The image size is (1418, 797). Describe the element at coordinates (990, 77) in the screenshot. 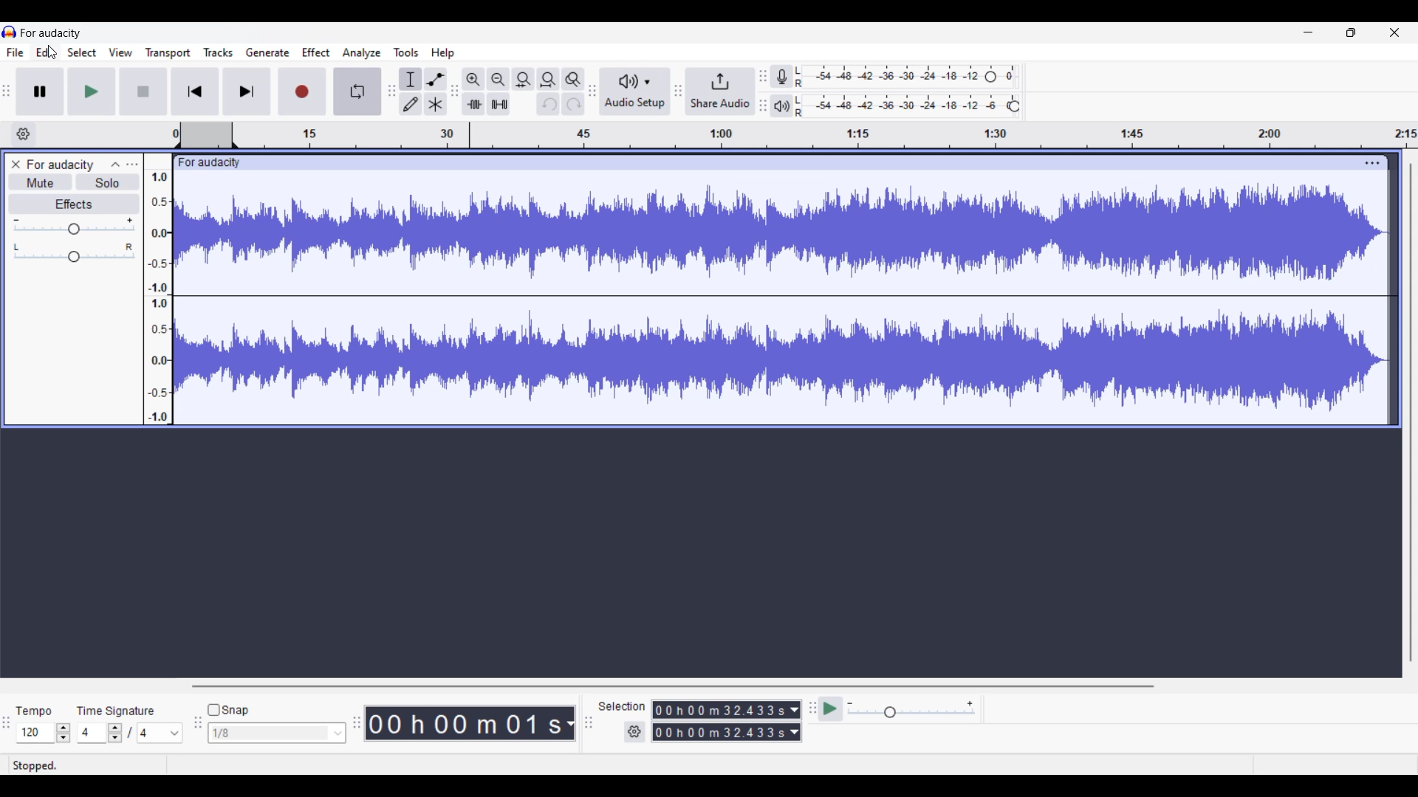

I see `Header to change recording level` at that location.